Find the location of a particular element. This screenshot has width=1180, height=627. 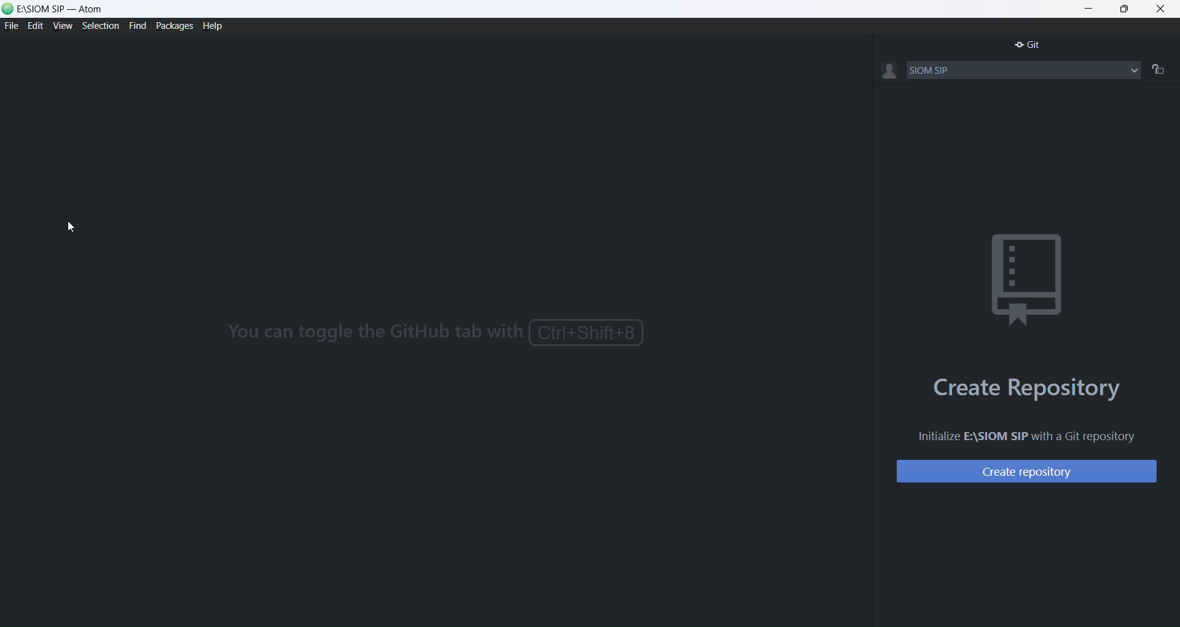

siam sip is located at coordinates (1011, 70).